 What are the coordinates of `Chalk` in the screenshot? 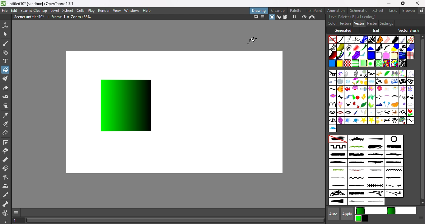 It's located at (348, 47).